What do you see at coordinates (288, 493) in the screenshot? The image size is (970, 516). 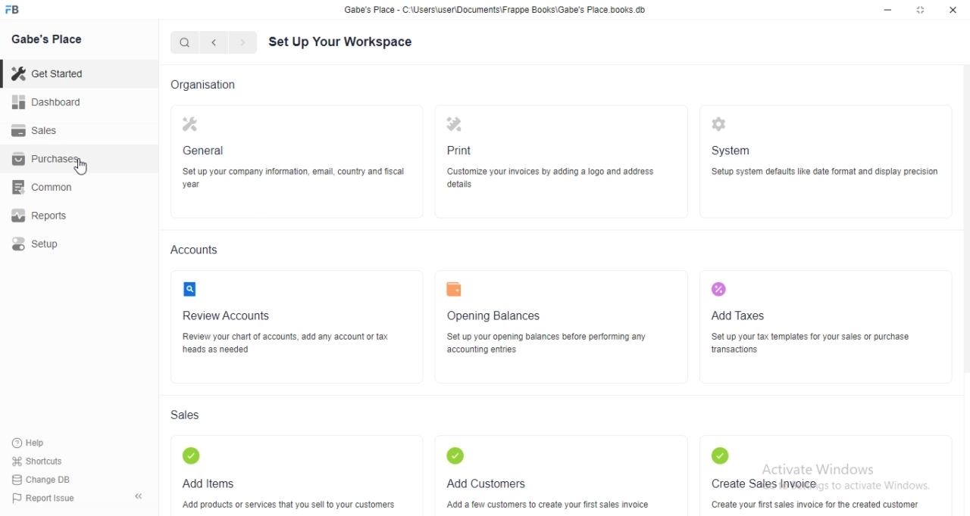 I see `Add Items Add products or services that you sell to your customers` at bounding box center [288, 493].